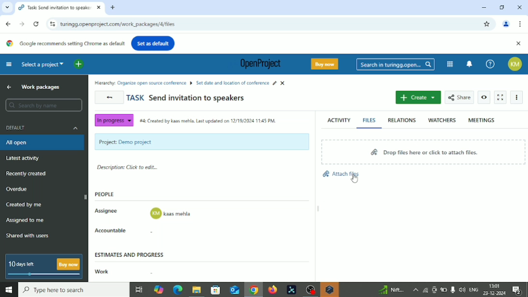 Image resolution: width=528 pixels, height=297 pixels. Describe the element at coordinates (253, 291) in the screenshot. I see `Google chrome` at that location.